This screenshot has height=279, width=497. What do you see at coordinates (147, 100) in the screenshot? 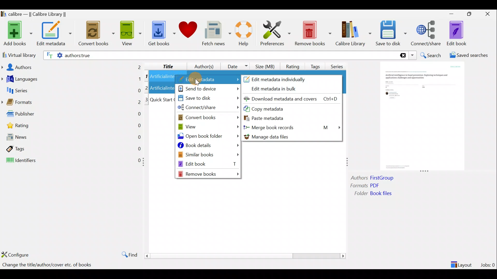
I see `3` at bounding box center [147, 100].